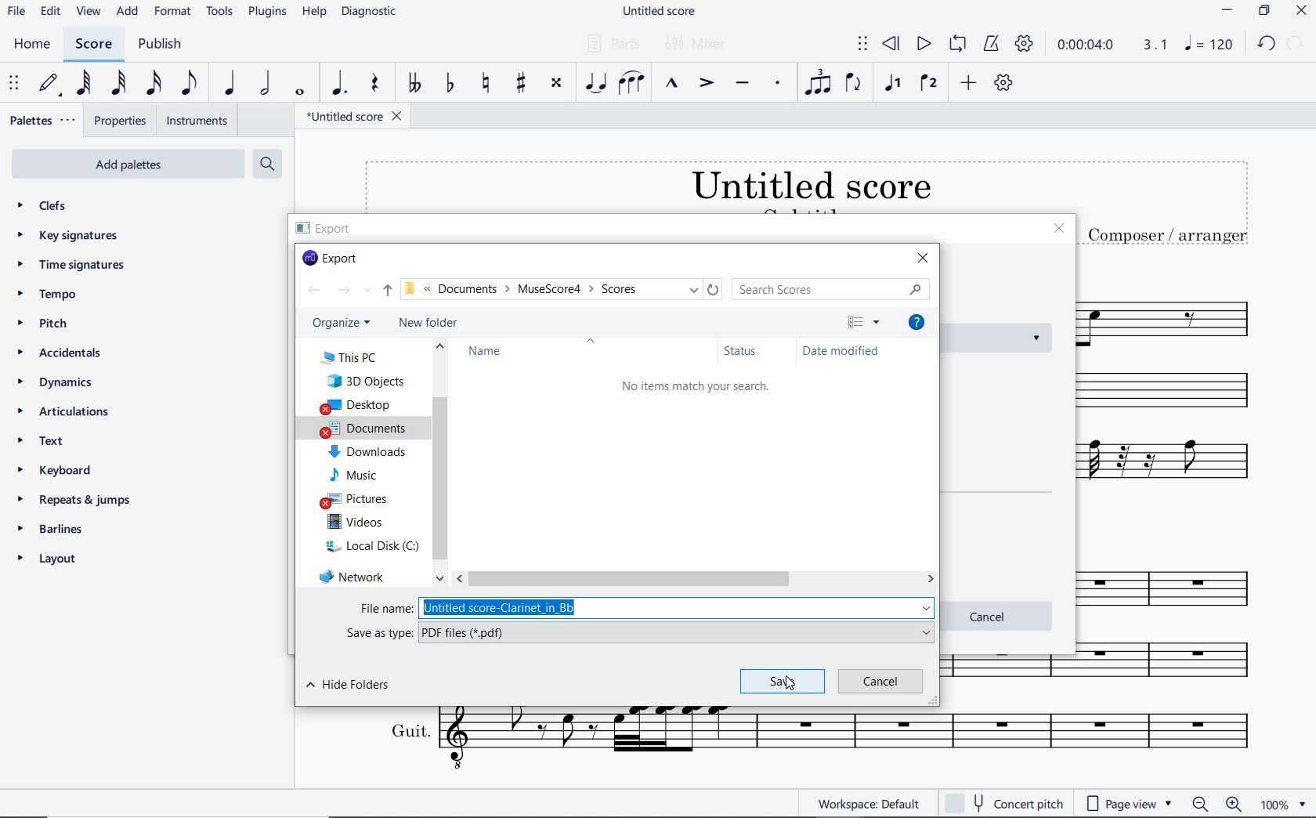 This screenshot has height=818, width=1316. I want to click on 64TH NOTE, so click(84, 85).